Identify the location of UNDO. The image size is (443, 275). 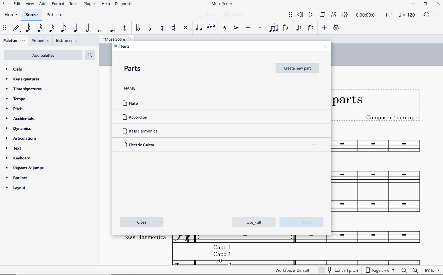
(426, 15).